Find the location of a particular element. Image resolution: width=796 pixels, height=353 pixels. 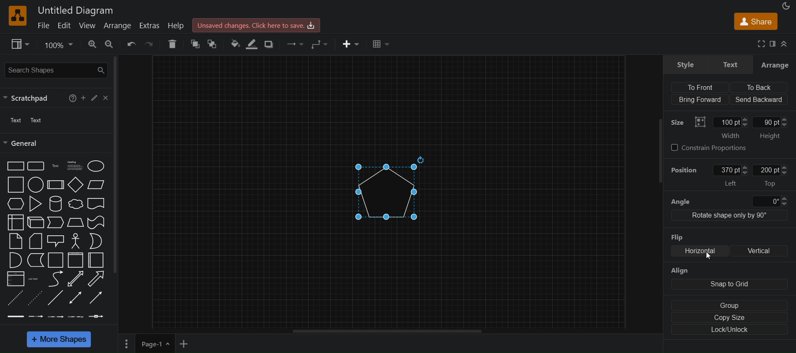

vertical scroll bar is located at coordinates (114, 166).